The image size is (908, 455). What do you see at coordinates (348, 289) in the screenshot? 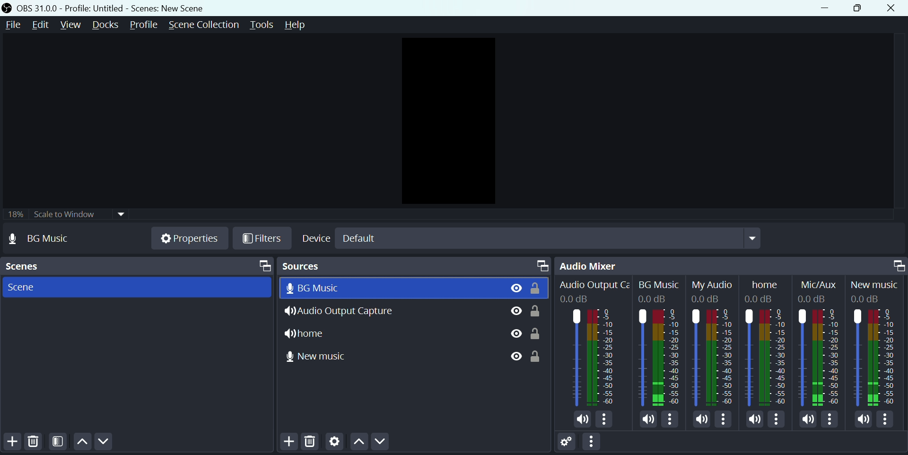
I see `BG Music` at bounding box center [348, 289].